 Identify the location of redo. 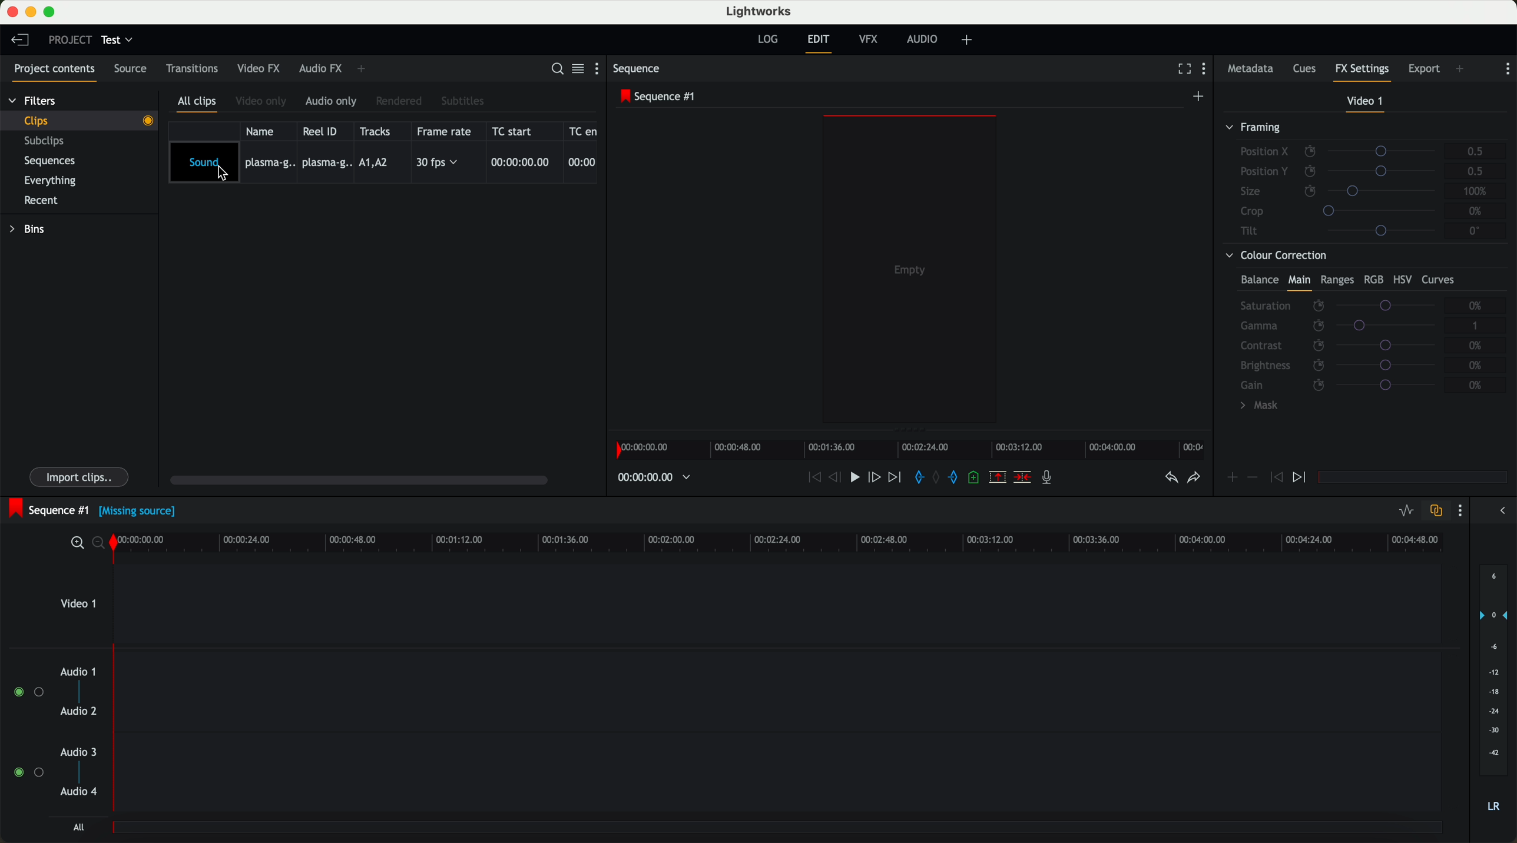
(1193, 479).